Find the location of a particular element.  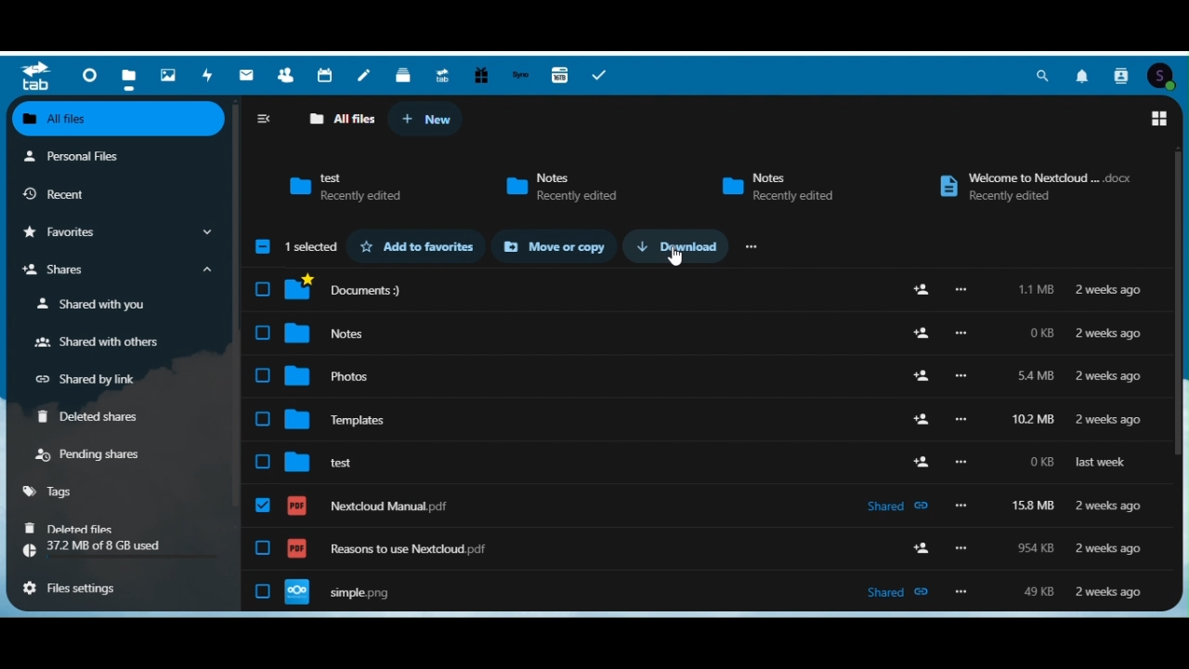

Calendar is located at coordinates (325, 74).